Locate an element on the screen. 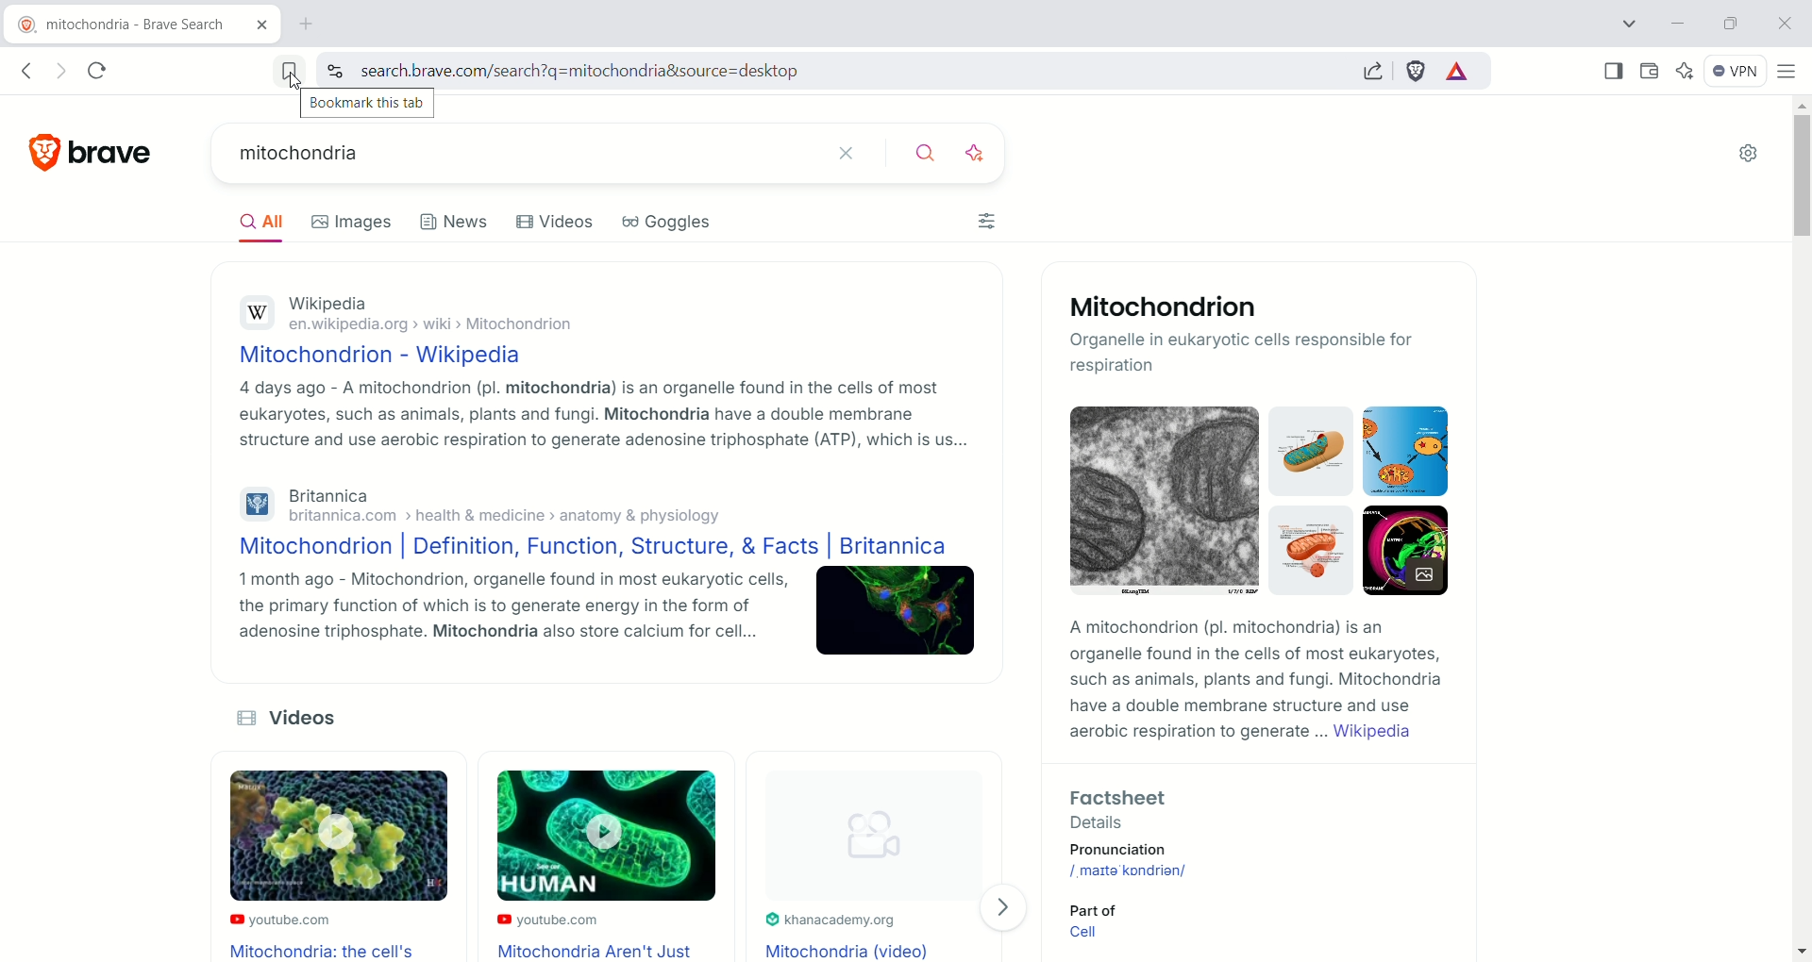 The height and width of the screenshot is (962, 1812). wallet is located at coordinates (1650, 72).